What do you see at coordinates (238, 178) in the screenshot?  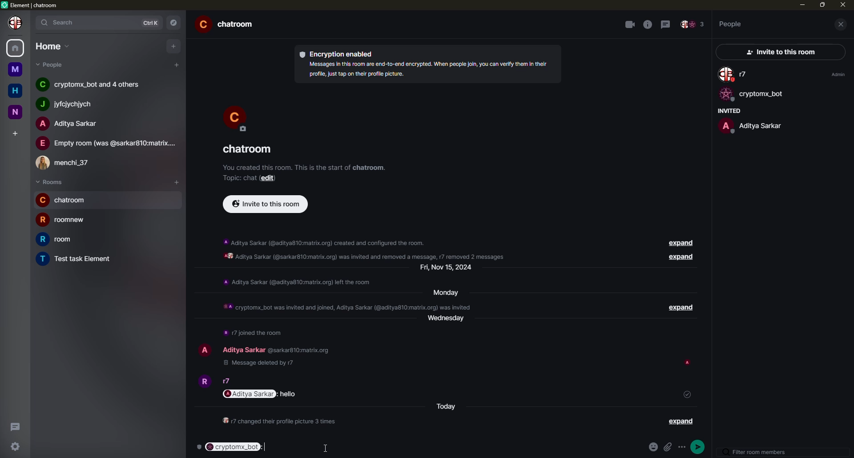 I see `topic` at bounding box center [238, 178].